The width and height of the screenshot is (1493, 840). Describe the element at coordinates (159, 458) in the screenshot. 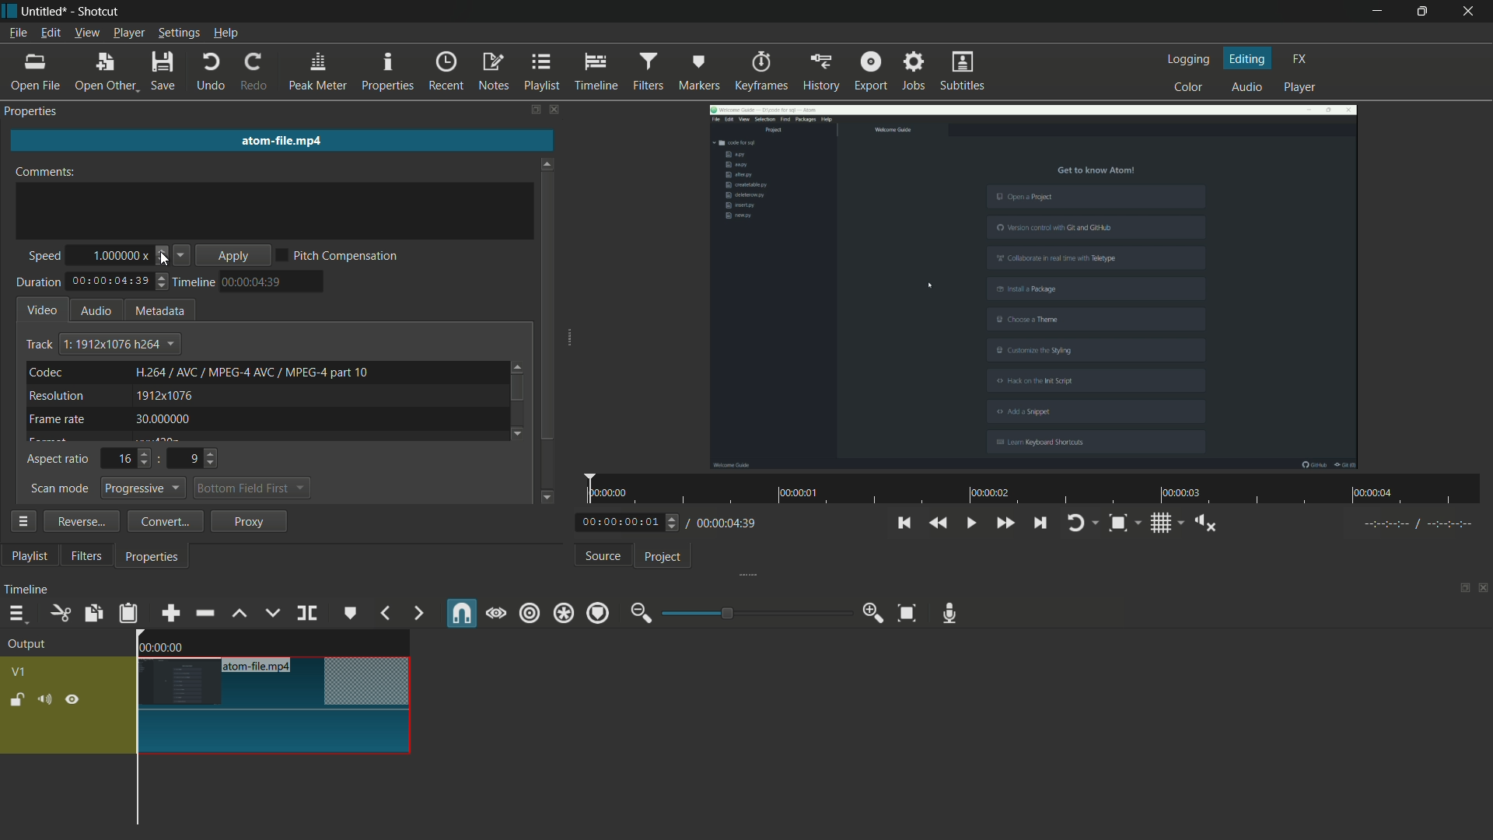

I see `:` at that location.